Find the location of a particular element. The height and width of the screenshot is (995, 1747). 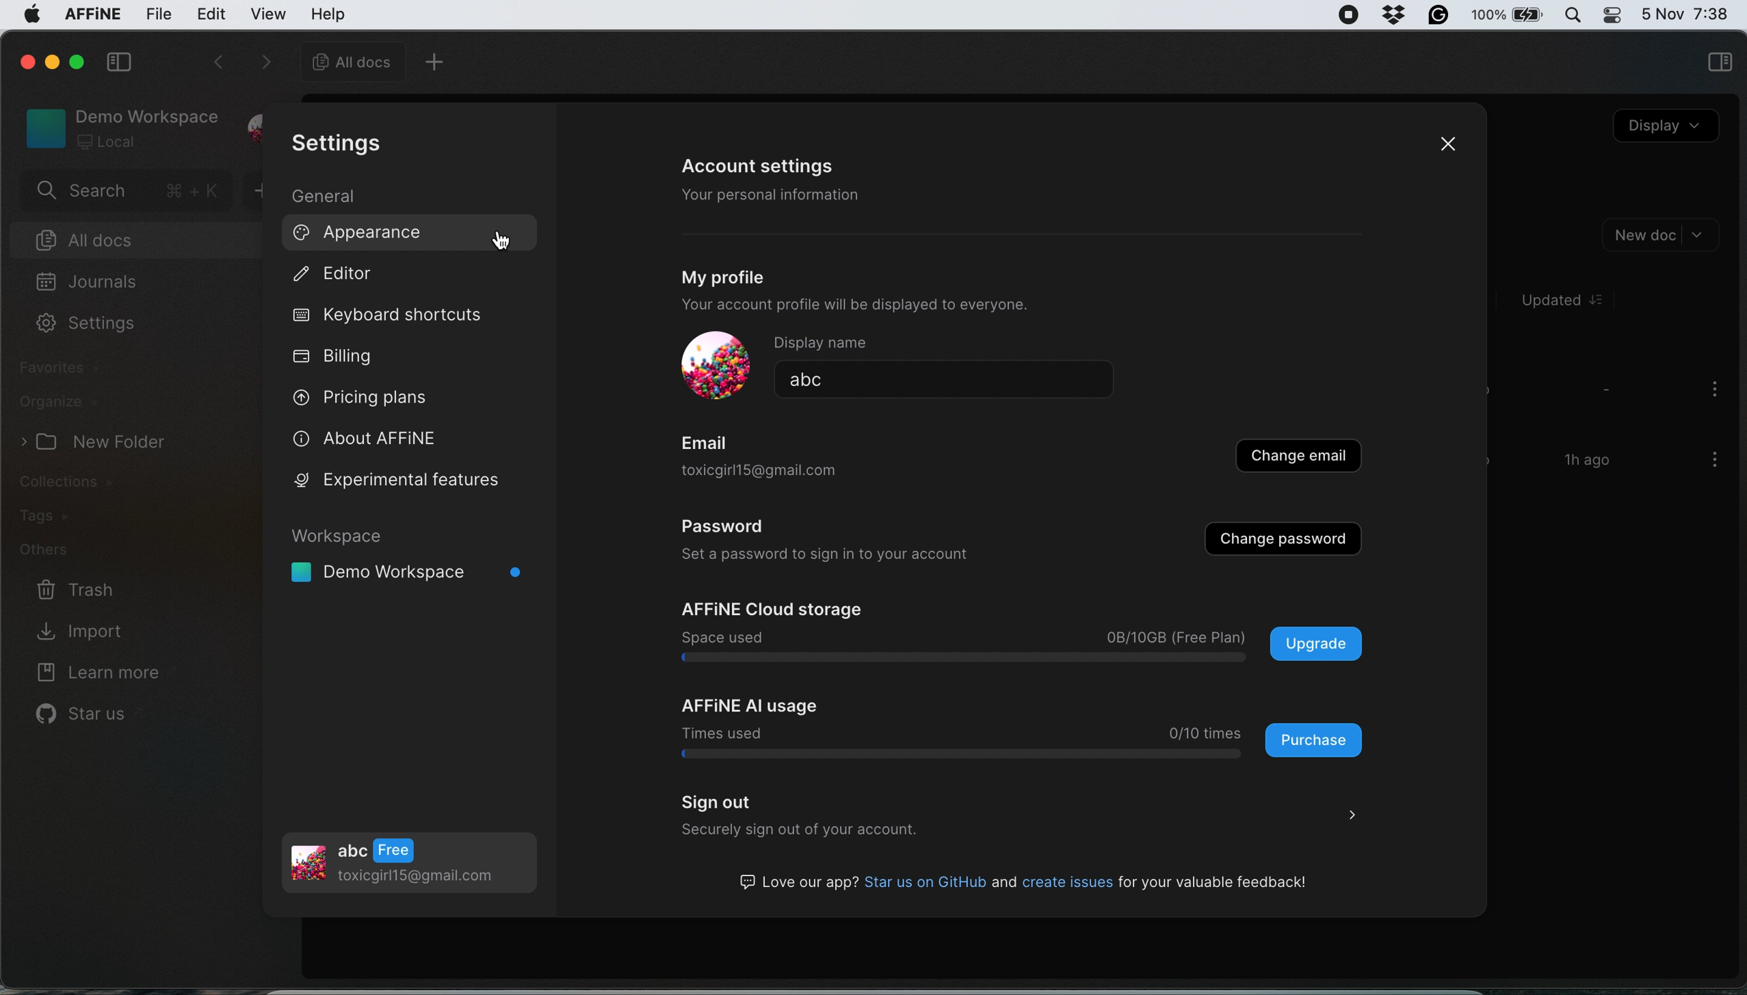

forward is located at coordinates (261, 64).